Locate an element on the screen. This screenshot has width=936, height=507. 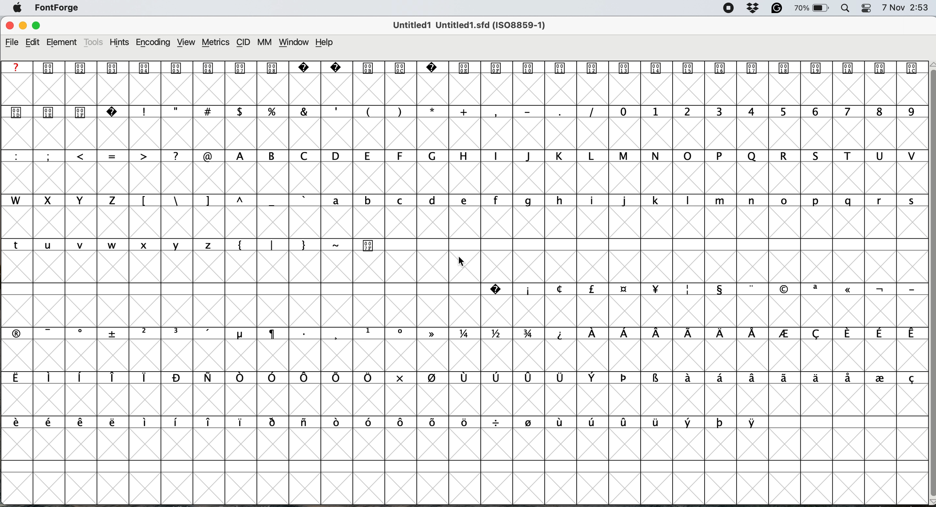
digits is located at coordinates (765, 112).